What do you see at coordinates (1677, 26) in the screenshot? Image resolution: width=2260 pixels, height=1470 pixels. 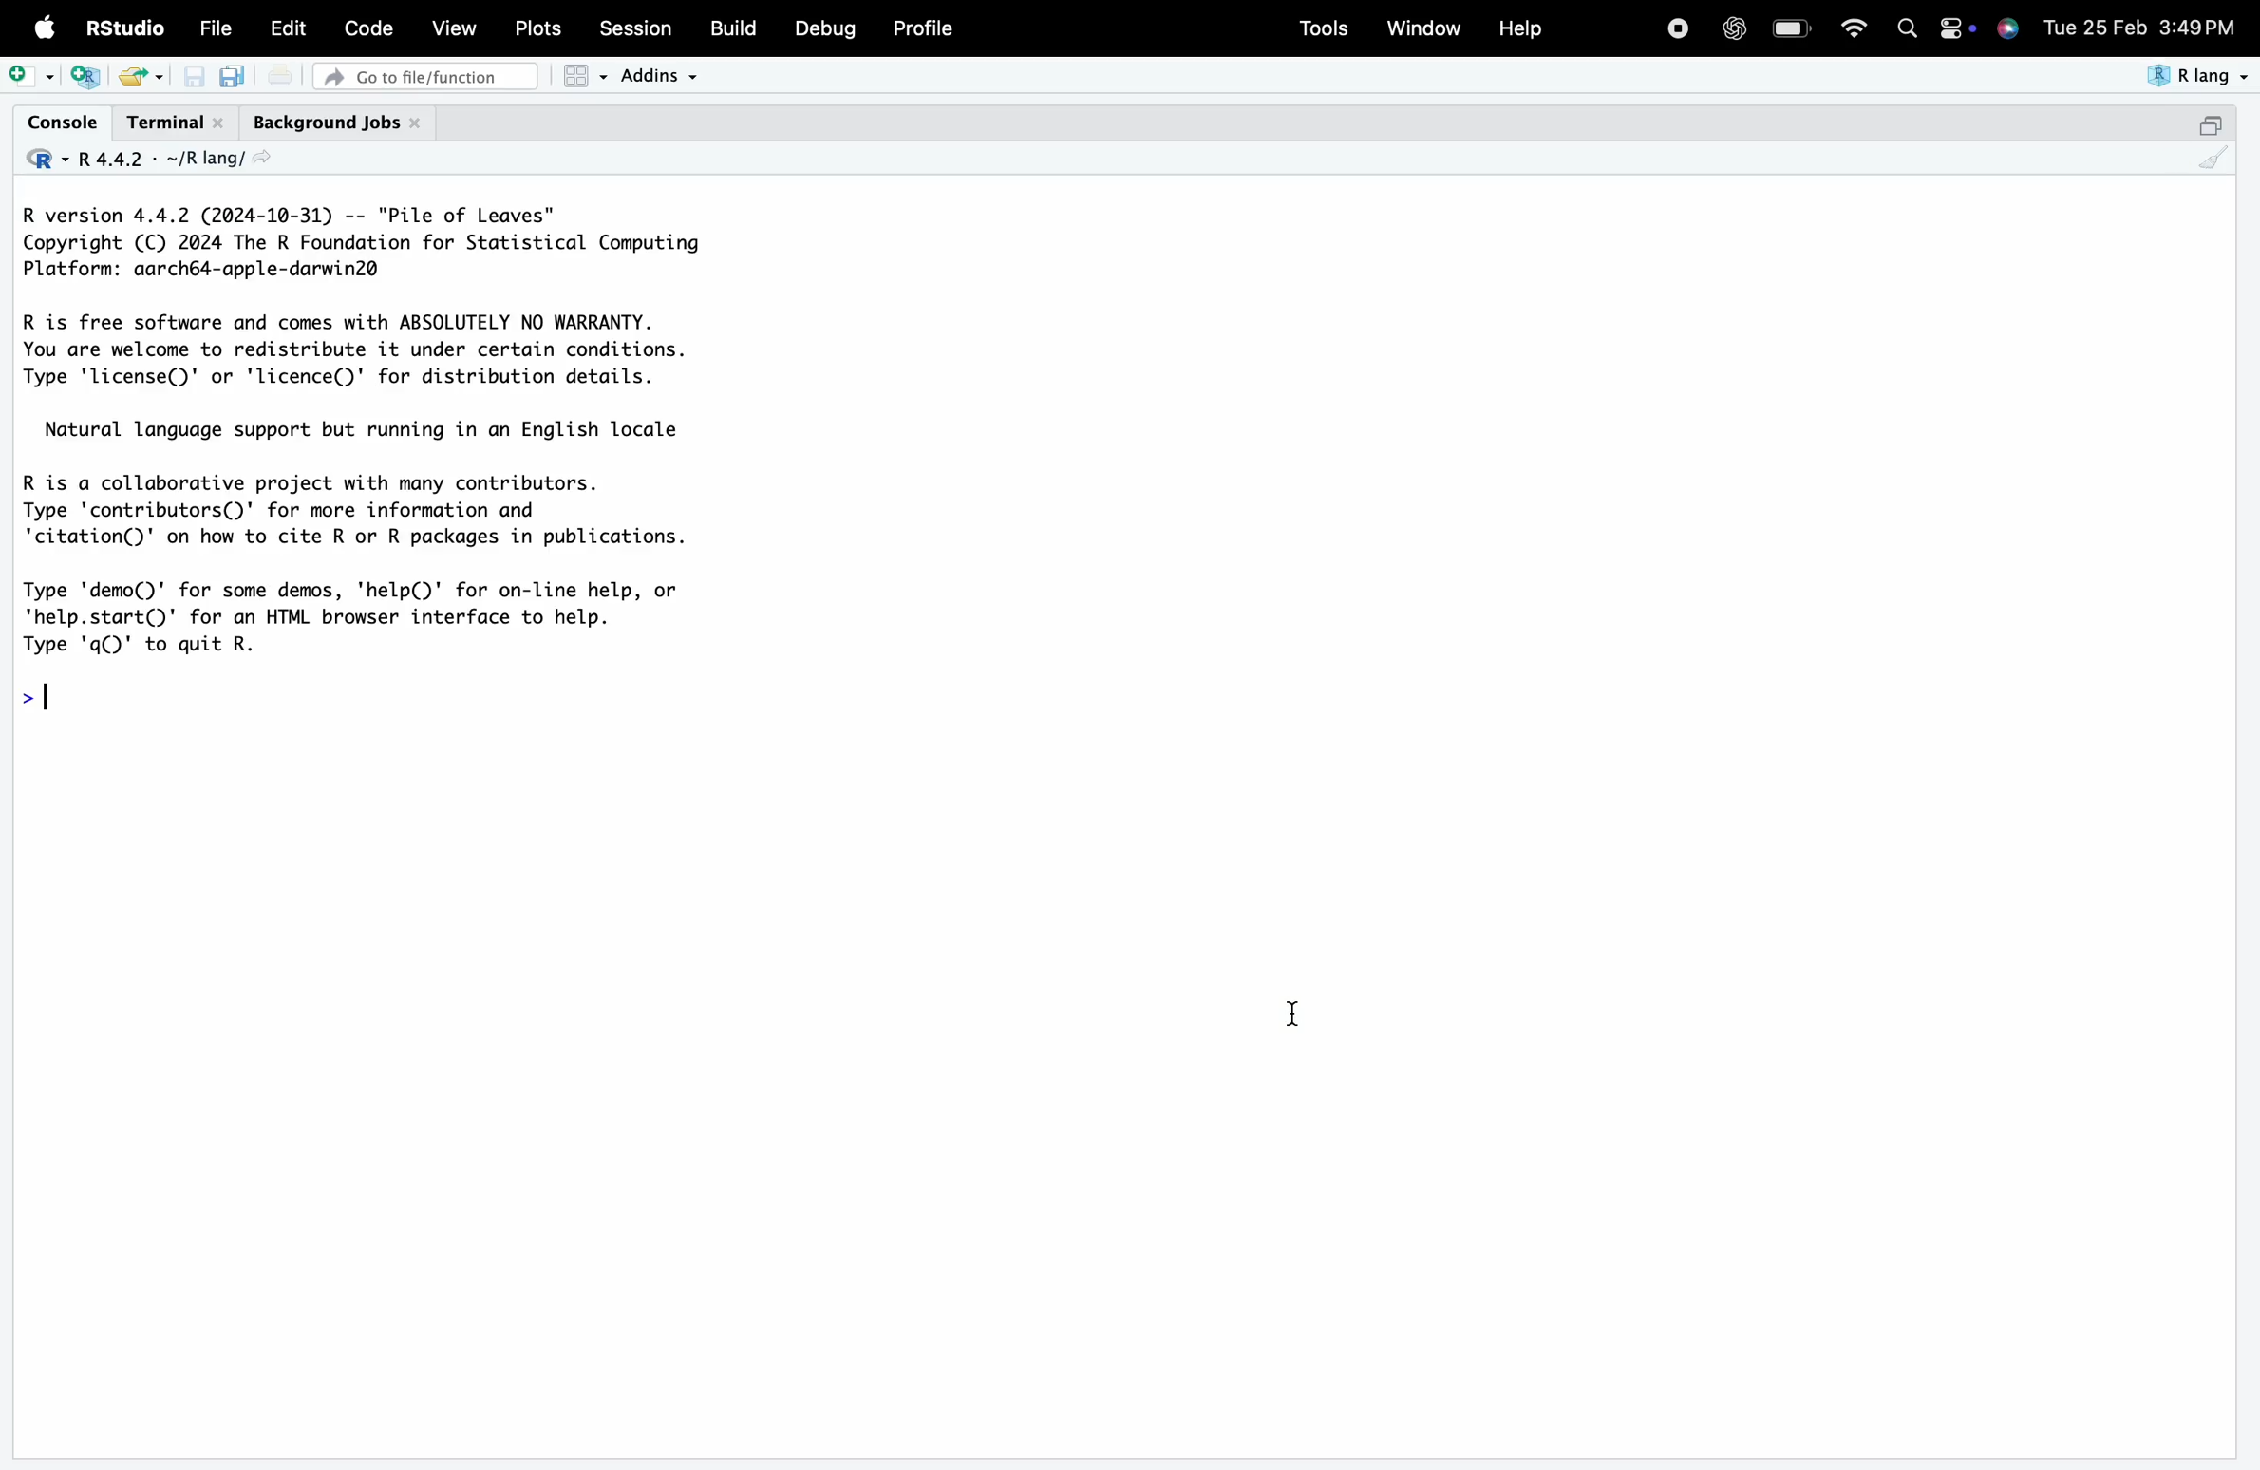 I see `stop` at bounding box center [1677, 26].